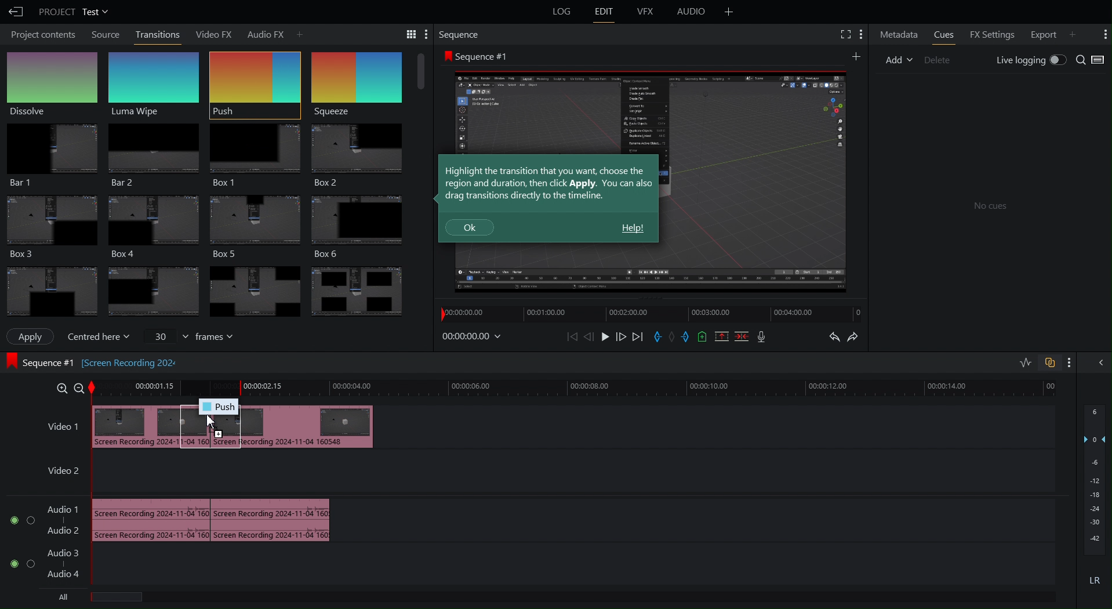 The image size is (1112, 609). I want to click on Move Back, so click(590, 337).